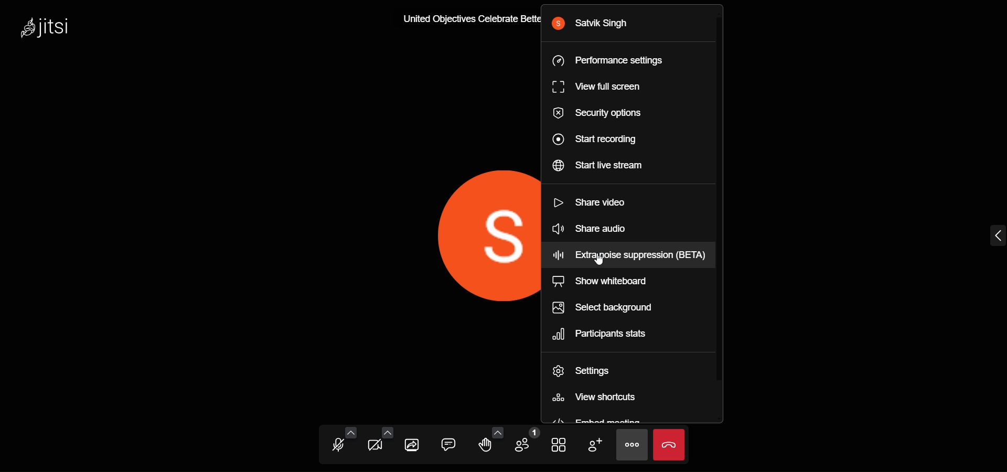 The height and width of the screenshot is (472, 1007). What do you see at coordinates (497, 432) in the screenshot?
I see `more emoji` at bounding box center [497, 432].